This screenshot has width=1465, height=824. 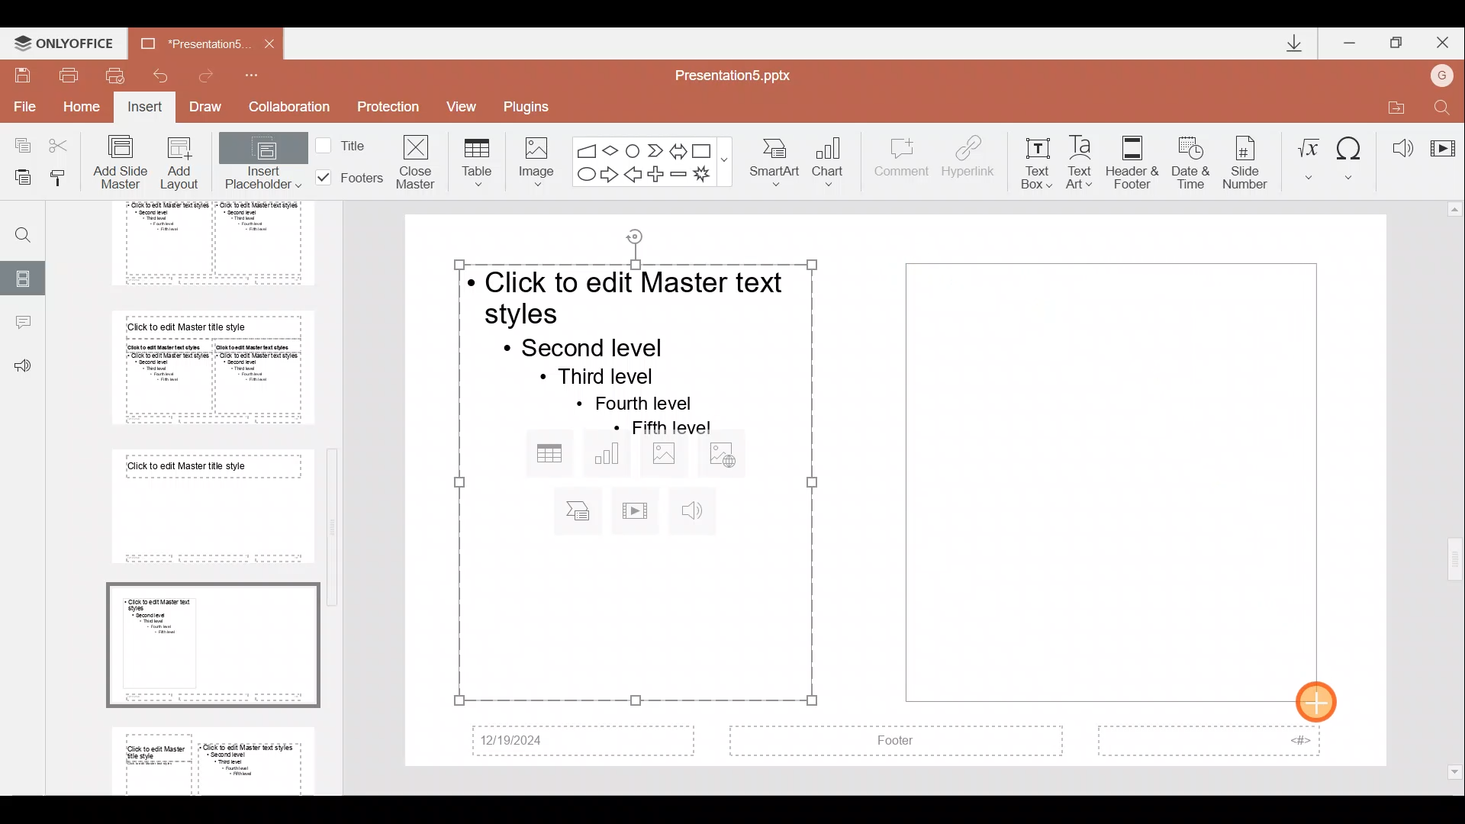 What do you see at coordinates (1396, 143) in the screenshot?
I see `Audio` at bounding box center [1396, 143].